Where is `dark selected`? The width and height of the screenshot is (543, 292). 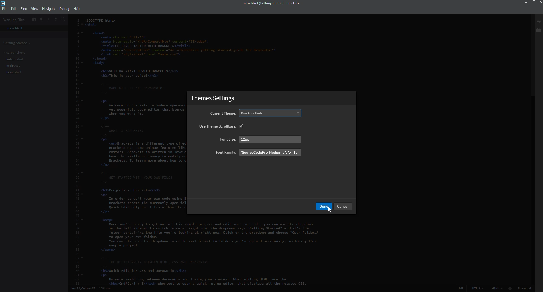
dark selected is located at coordinates (258, 113).